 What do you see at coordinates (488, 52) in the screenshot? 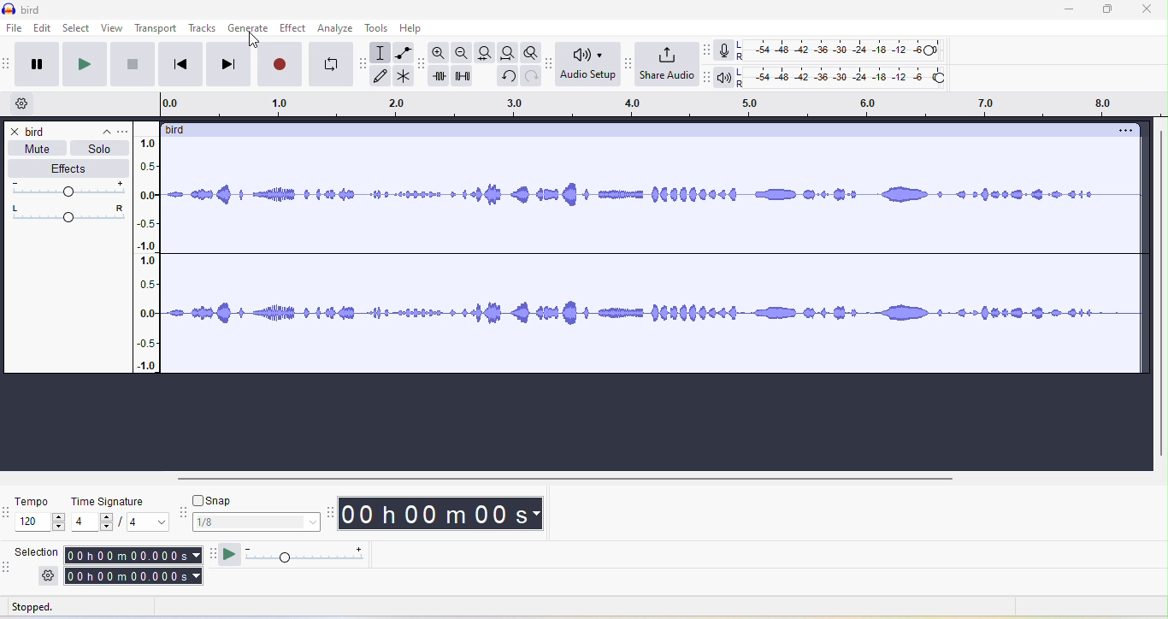
I see `fit selection to width` at bounding box center [488, 52].